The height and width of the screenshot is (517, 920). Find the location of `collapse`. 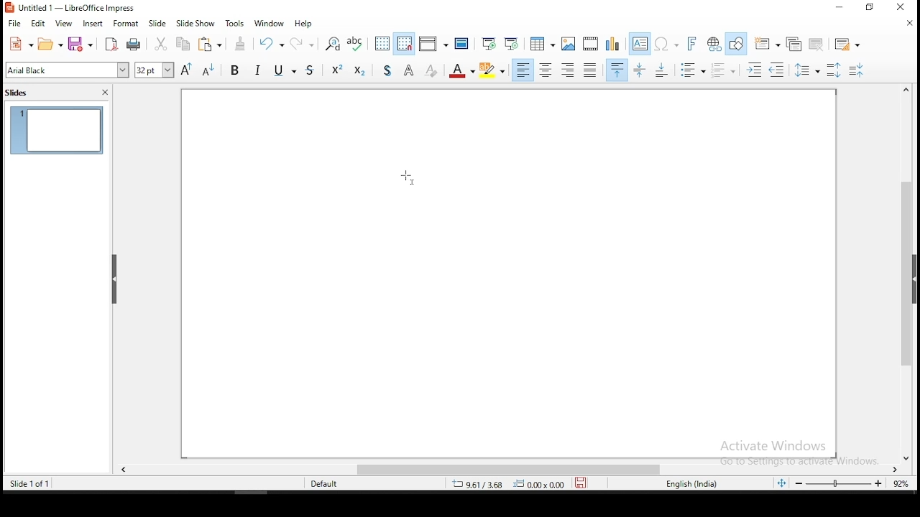

collapse is located at coordinates (115, 279).